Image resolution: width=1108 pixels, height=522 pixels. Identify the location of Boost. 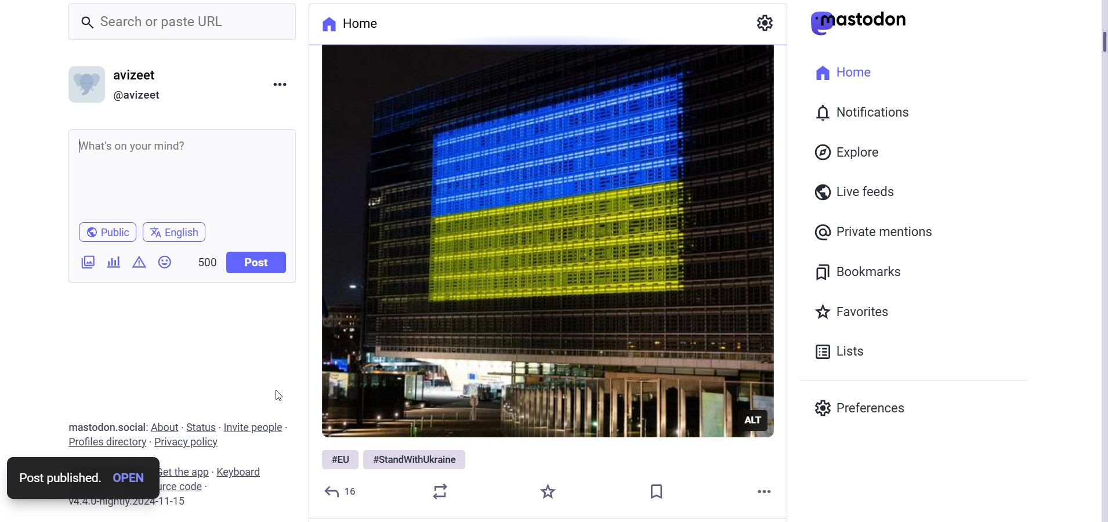
(444, 491).